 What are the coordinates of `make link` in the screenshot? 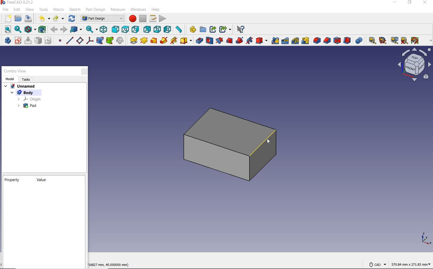 It's located at (212, 30).